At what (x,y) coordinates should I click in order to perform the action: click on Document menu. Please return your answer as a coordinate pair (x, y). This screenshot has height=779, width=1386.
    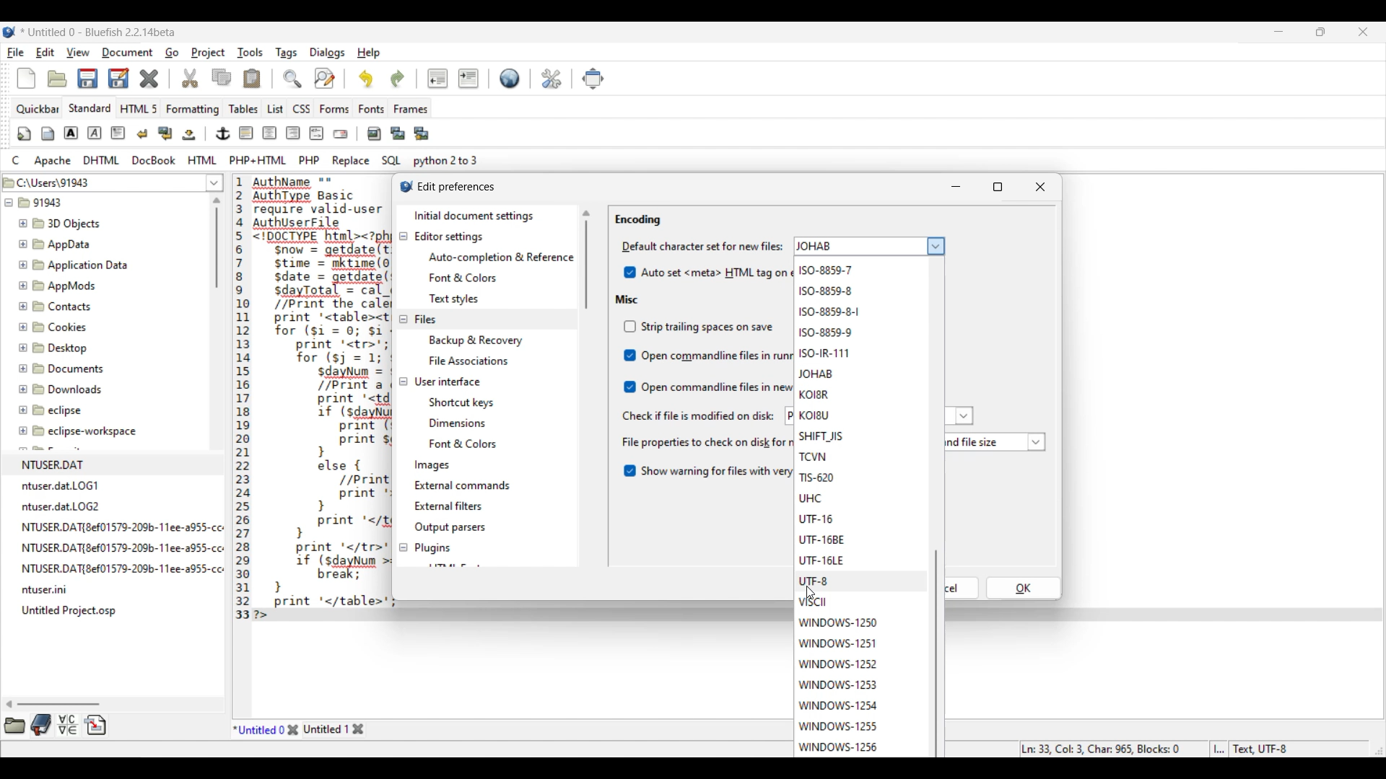
    Looking at the image, I should click on (128, 53).